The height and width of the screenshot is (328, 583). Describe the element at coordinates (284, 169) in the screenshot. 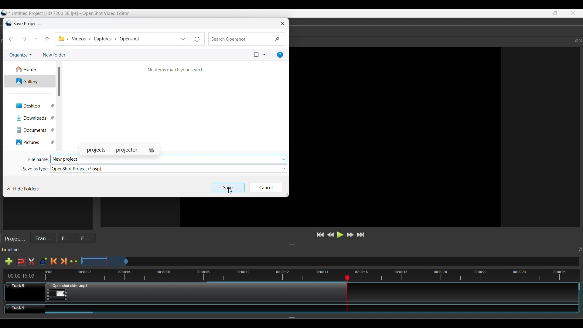

I see `Folder options` at that location.